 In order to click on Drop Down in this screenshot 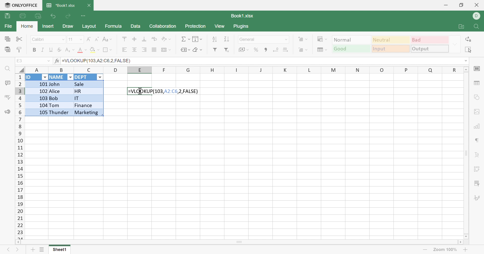, I will do `click(44, 77)`.